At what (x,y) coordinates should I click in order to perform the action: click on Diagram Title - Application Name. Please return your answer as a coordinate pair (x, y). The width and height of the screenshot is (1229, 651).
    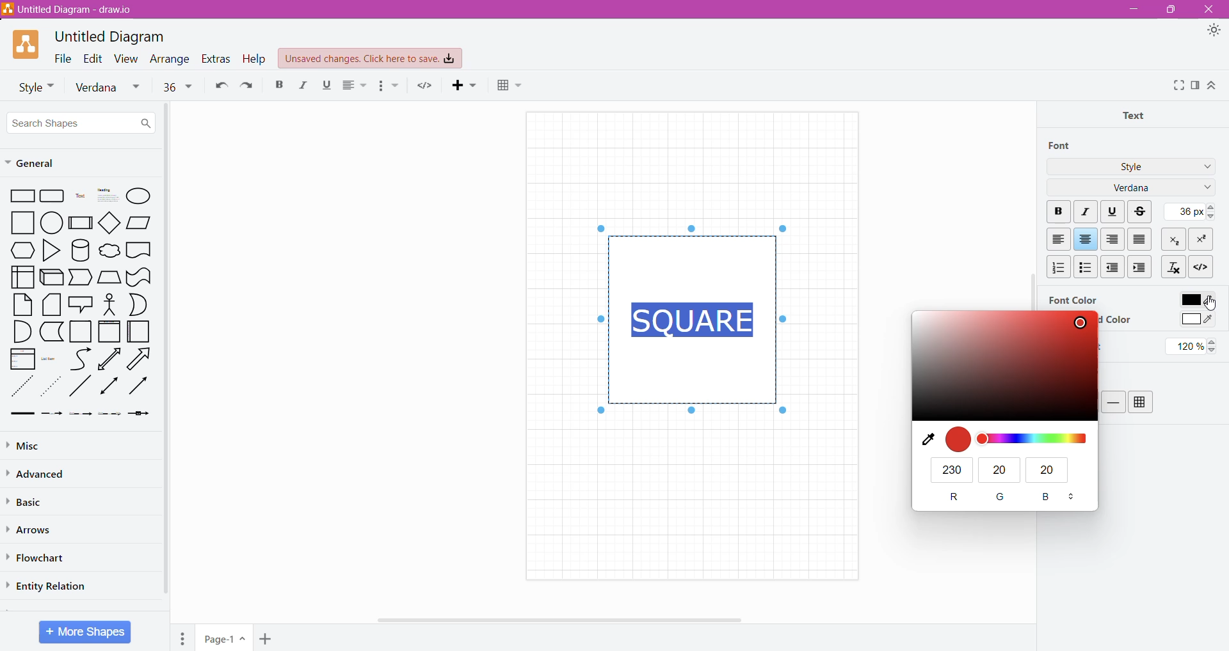
    Looking at the image, I should click on (74, 10).